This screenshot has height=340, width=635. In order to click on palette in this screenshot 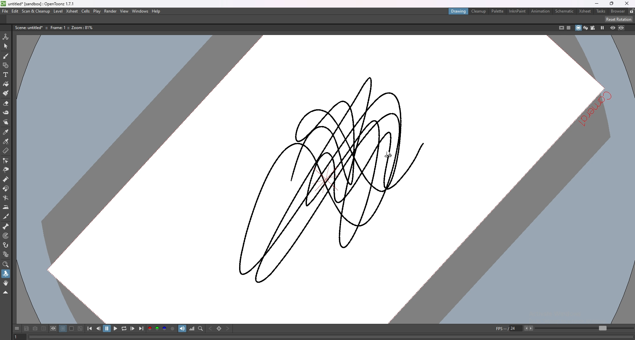, I will do `click(498, 12)`.